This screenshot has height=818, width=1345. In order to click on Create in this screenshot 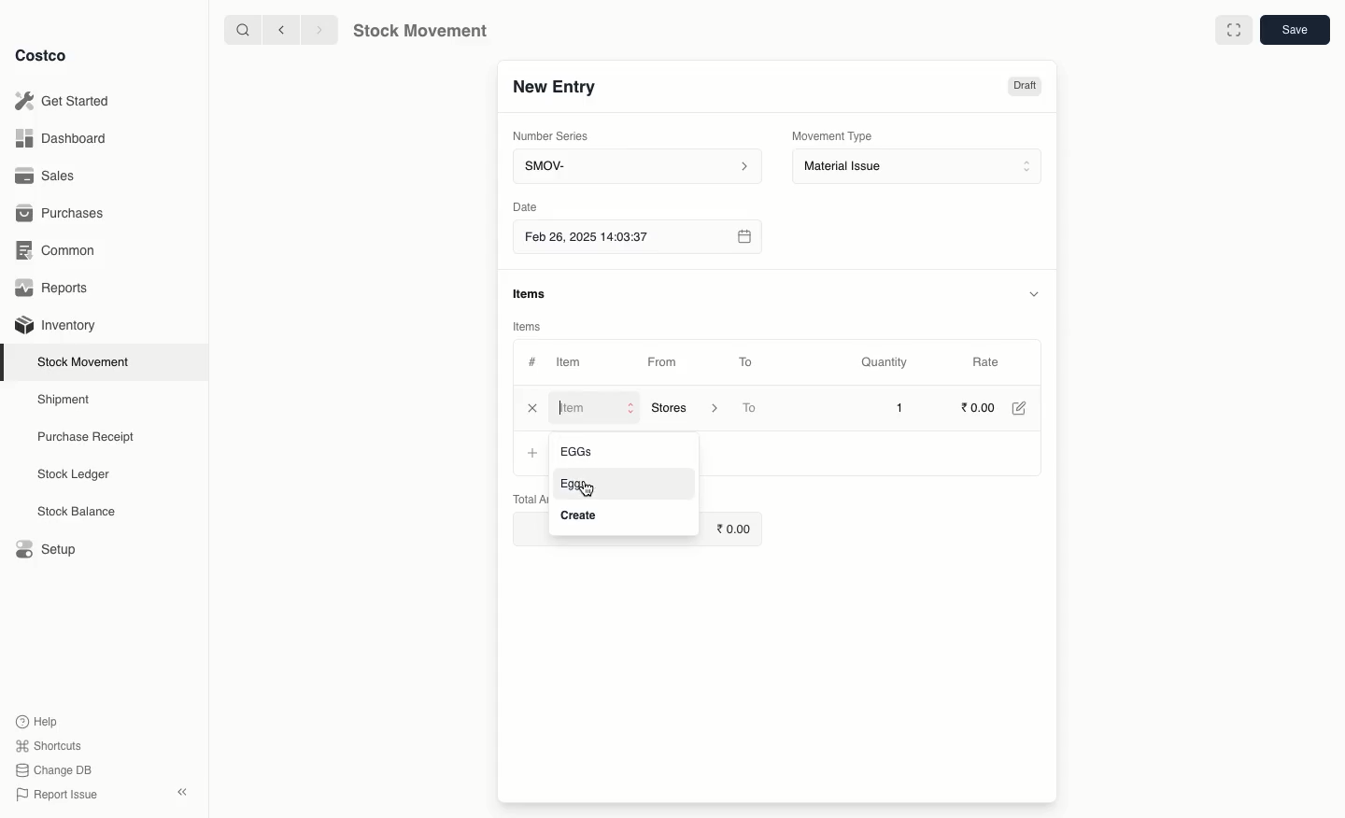, I will do `click(580, 516)`.